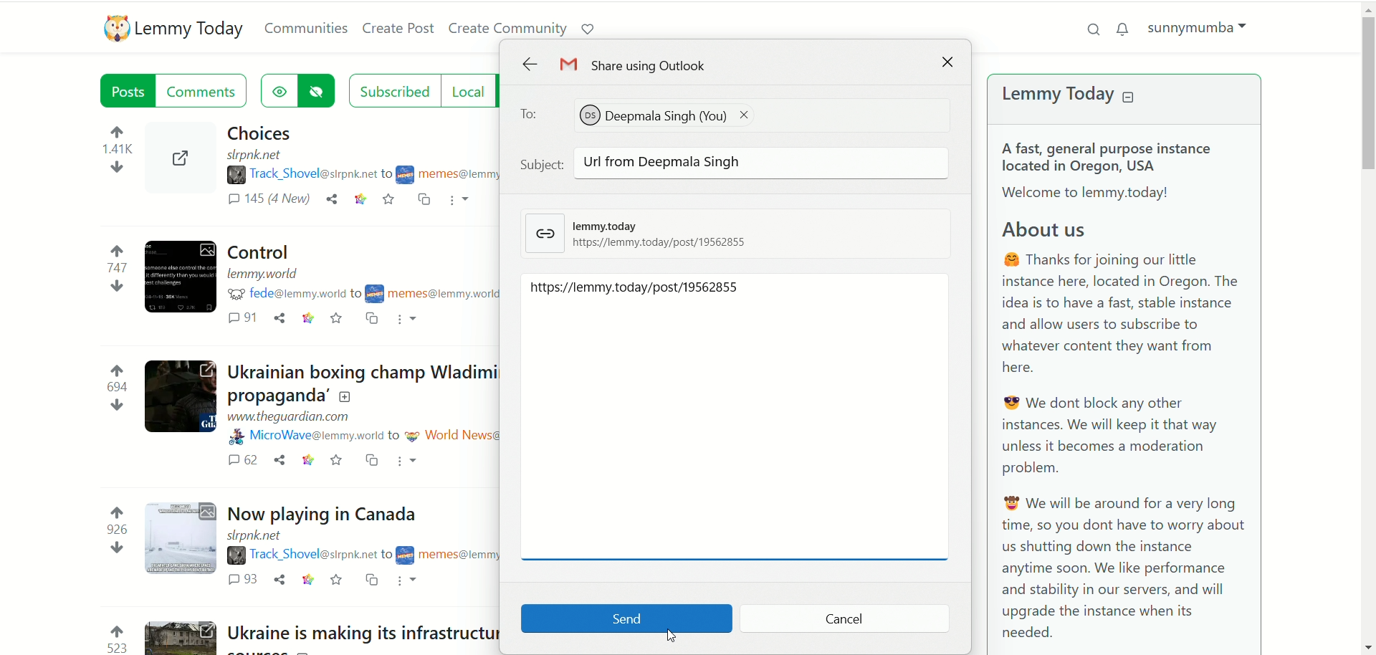 The image size is (1376, 655). I want to click on comments, so click(205, 90).